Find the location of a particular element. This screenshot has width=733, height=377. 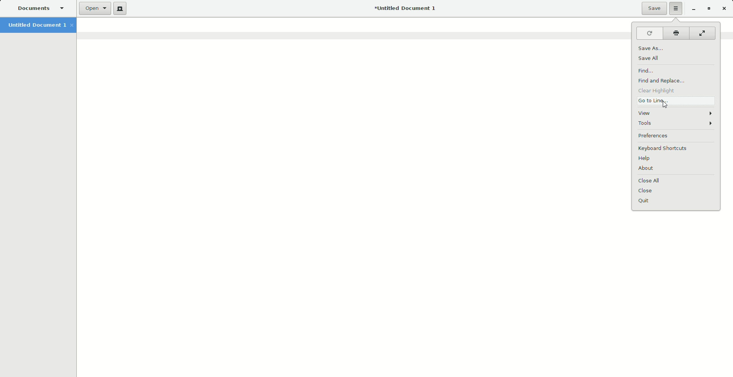

Preferences is located at coordinates (663, 135).